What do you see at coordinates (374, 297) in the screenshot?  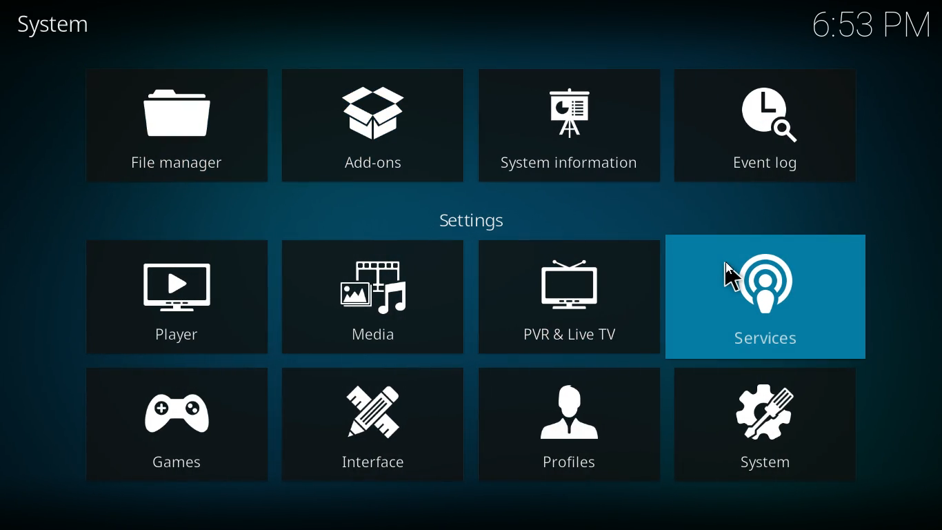 I see `media` at bounding box center [374, 297].